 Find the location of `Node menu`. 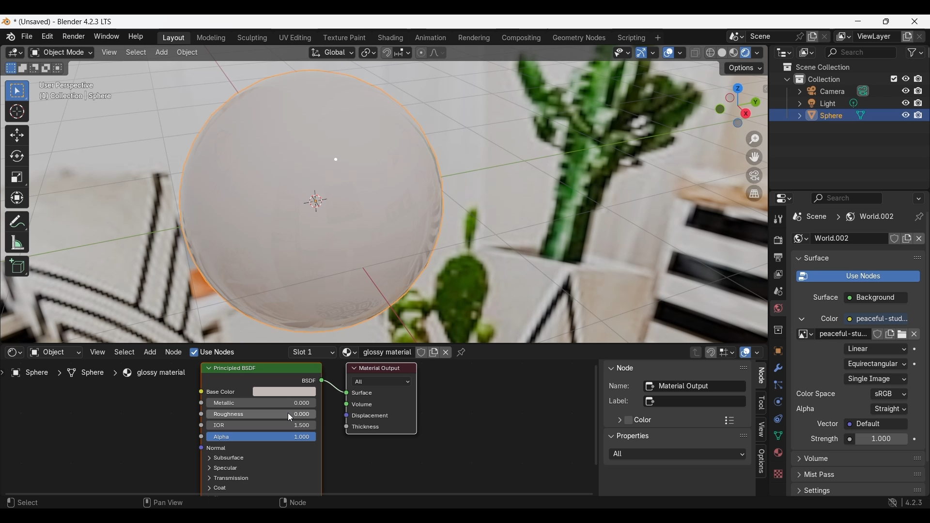

Node menu is located at coordinates (174, 352).